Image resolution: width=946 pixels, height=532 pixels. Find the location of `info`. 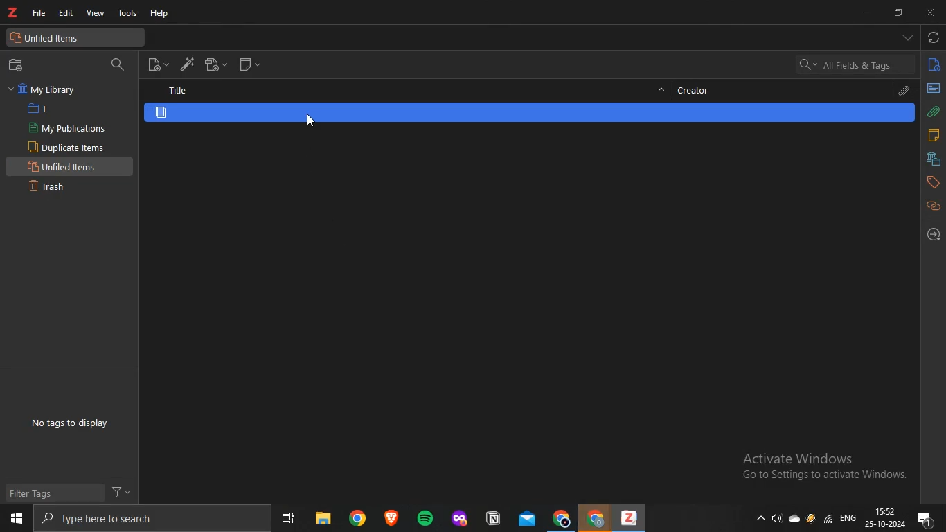

info is located at coordinates (934, 67).